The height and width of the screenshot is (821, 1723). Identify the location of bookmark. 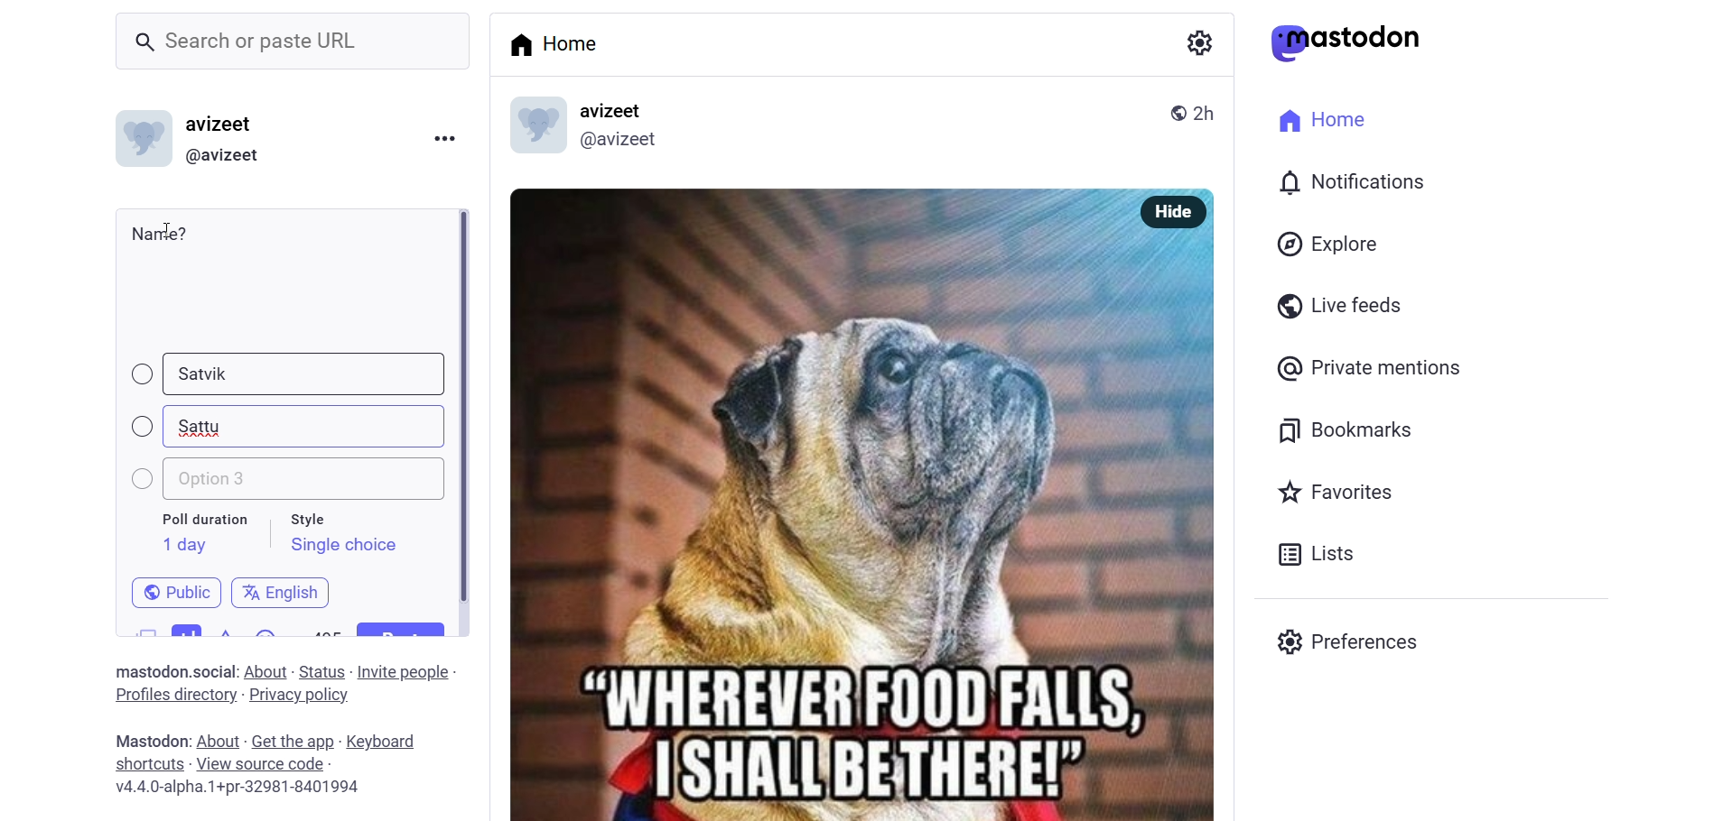
(1348, 428).